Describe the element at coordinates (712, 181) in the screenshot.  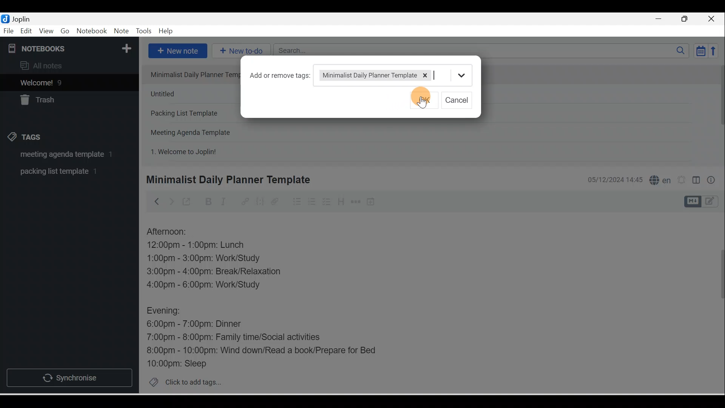
I see `Note properties` at that location.